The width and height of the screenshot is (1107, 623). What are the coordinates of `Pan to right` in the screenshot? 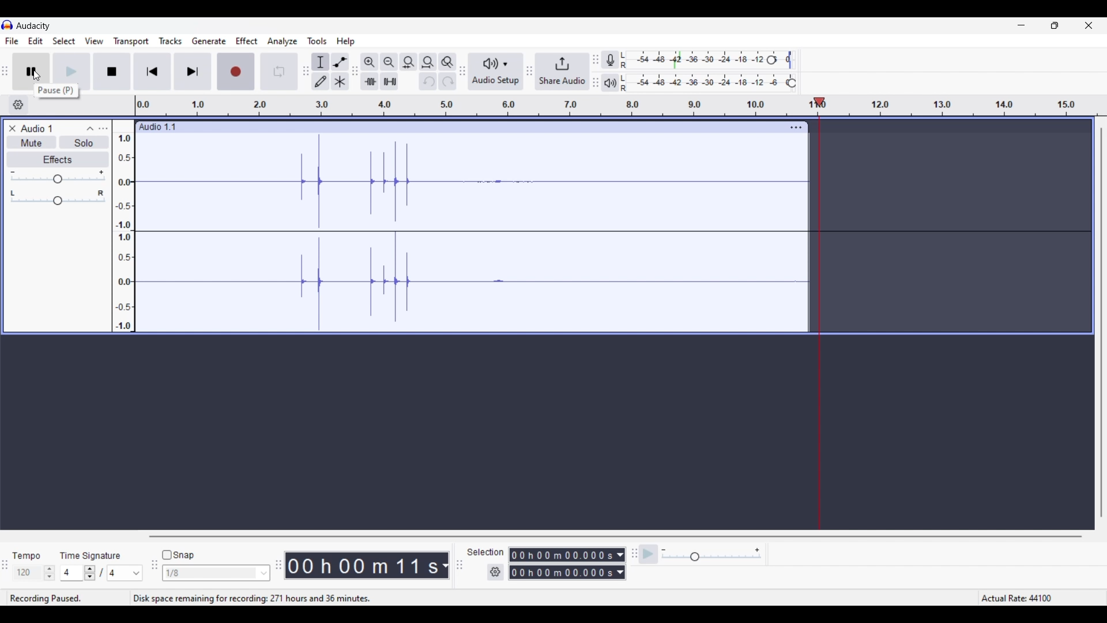 It's located at (101, 193).